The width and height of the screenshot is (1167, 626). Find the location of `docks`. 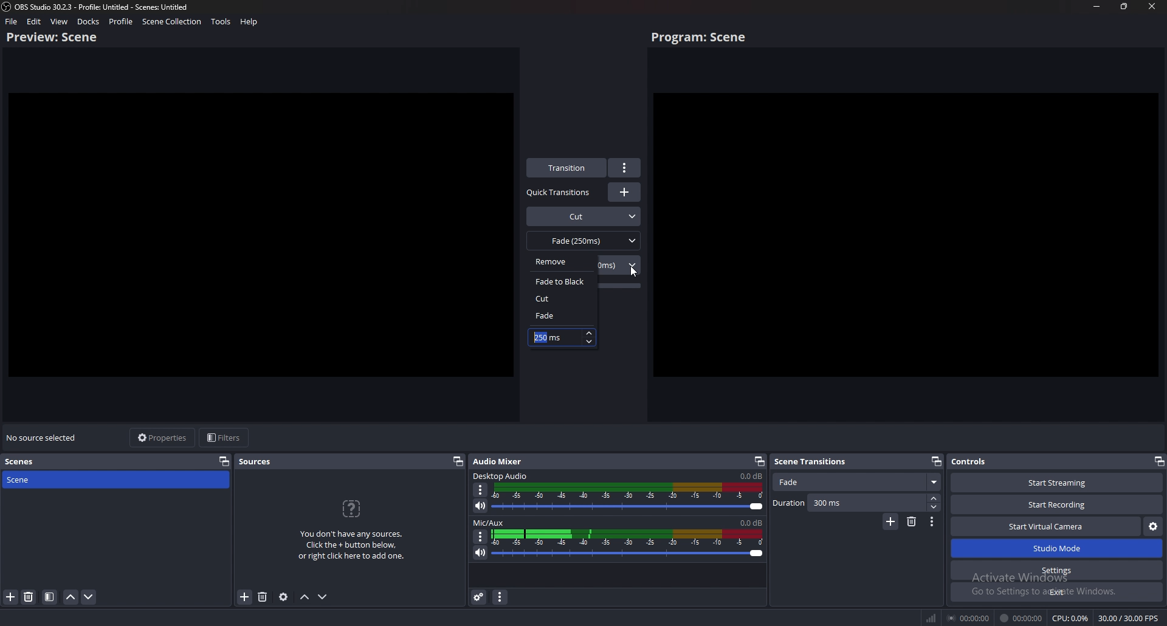

docks is located at coordinates (88, 21).